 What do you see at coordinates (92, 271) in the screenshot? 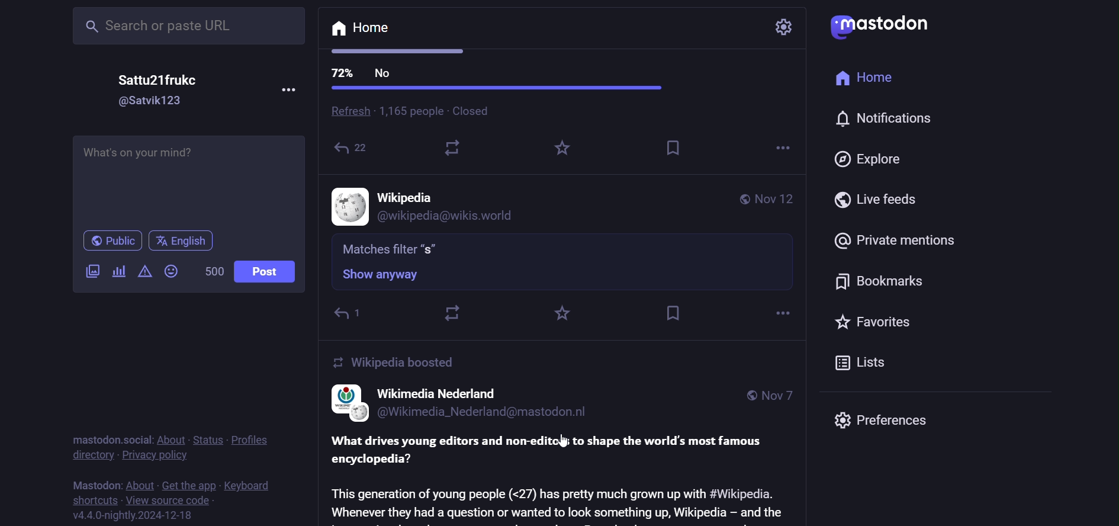
I see `image/video` at bounding box center [92, 271].